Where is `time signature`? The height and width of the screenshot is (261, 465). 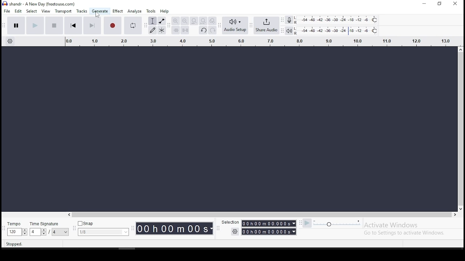 time signature is located at coordinates (49, 227).